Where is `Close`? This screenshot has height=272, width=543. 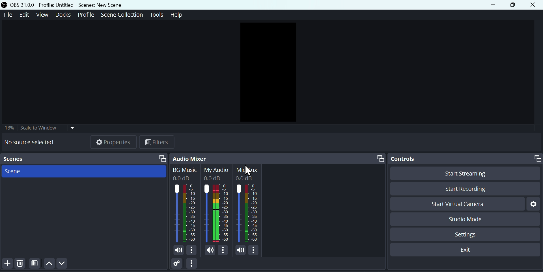
Close is located at coordinates (534, 5).